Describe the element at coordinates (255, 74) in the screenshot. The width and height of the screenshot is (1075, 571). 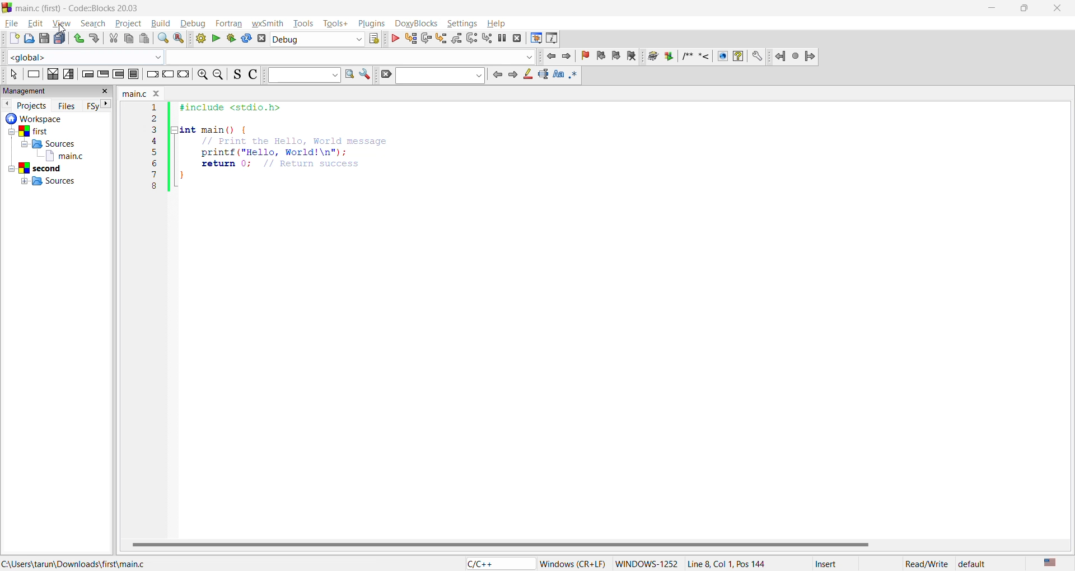
I see `toggle comments` at that location.